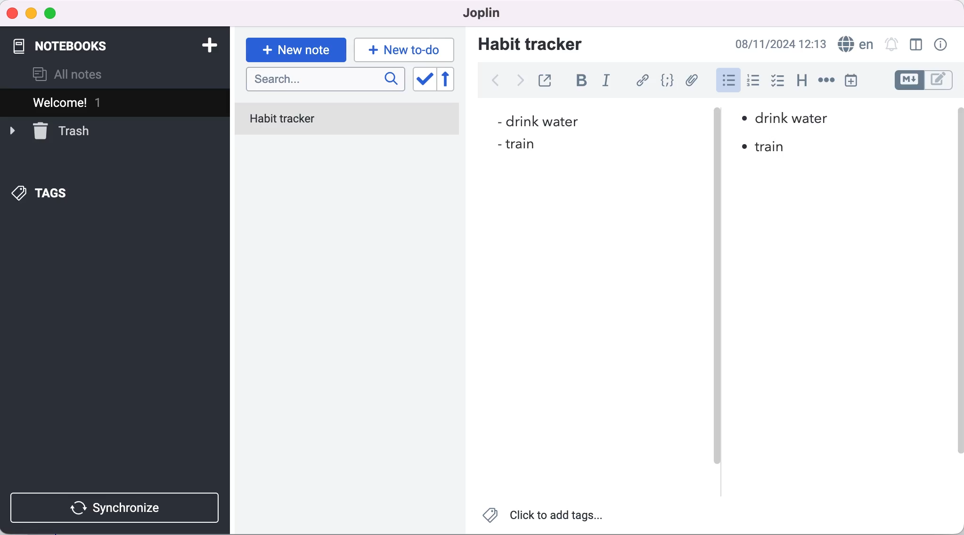  What do you see at coordinates (31, 14) in the screenshot?
I see `minimize` at bounding box center [31, 14].